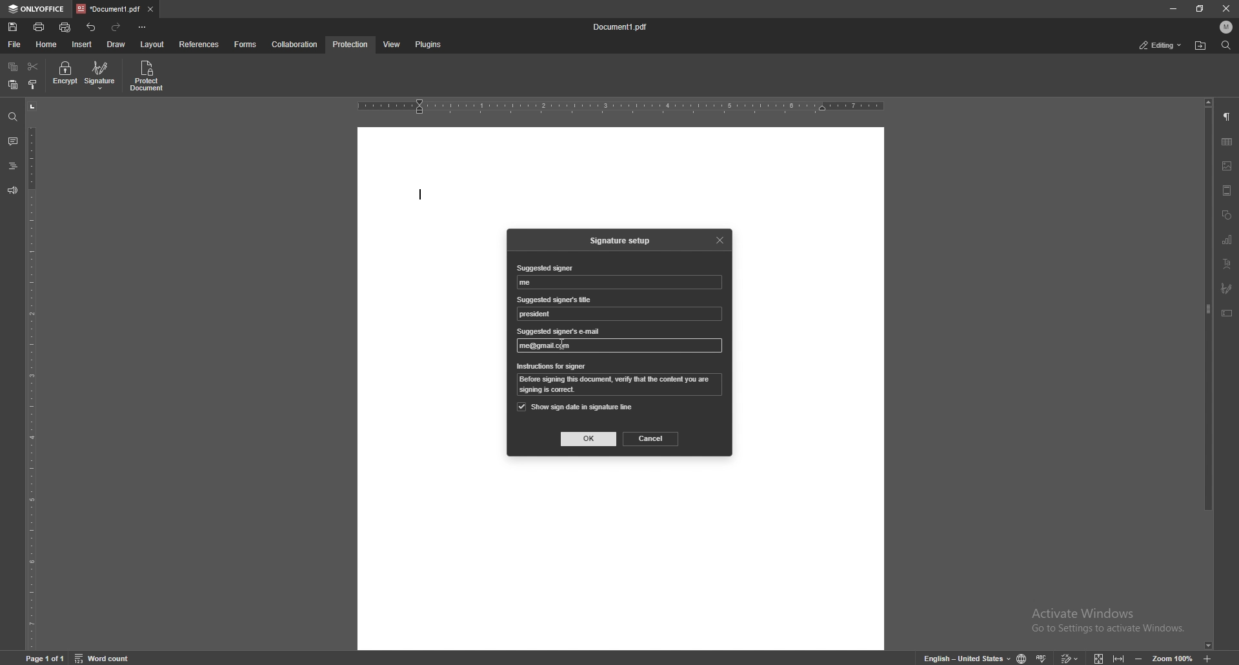  Describe the element at coordinates (1218, 659) in the screenshot. I see `zoom in` at that location.